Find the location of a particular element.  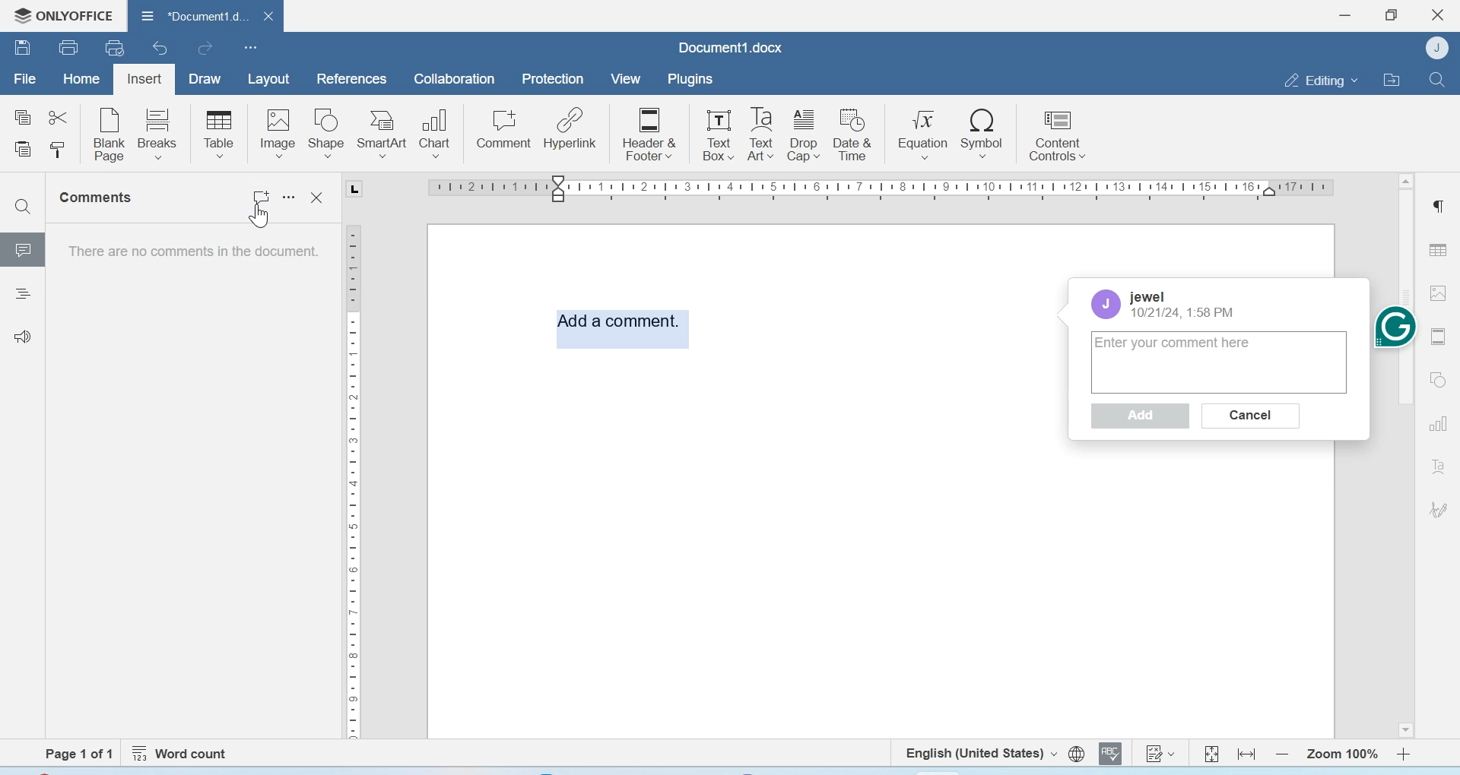

Zoom is located at coordinates (1341, 754).